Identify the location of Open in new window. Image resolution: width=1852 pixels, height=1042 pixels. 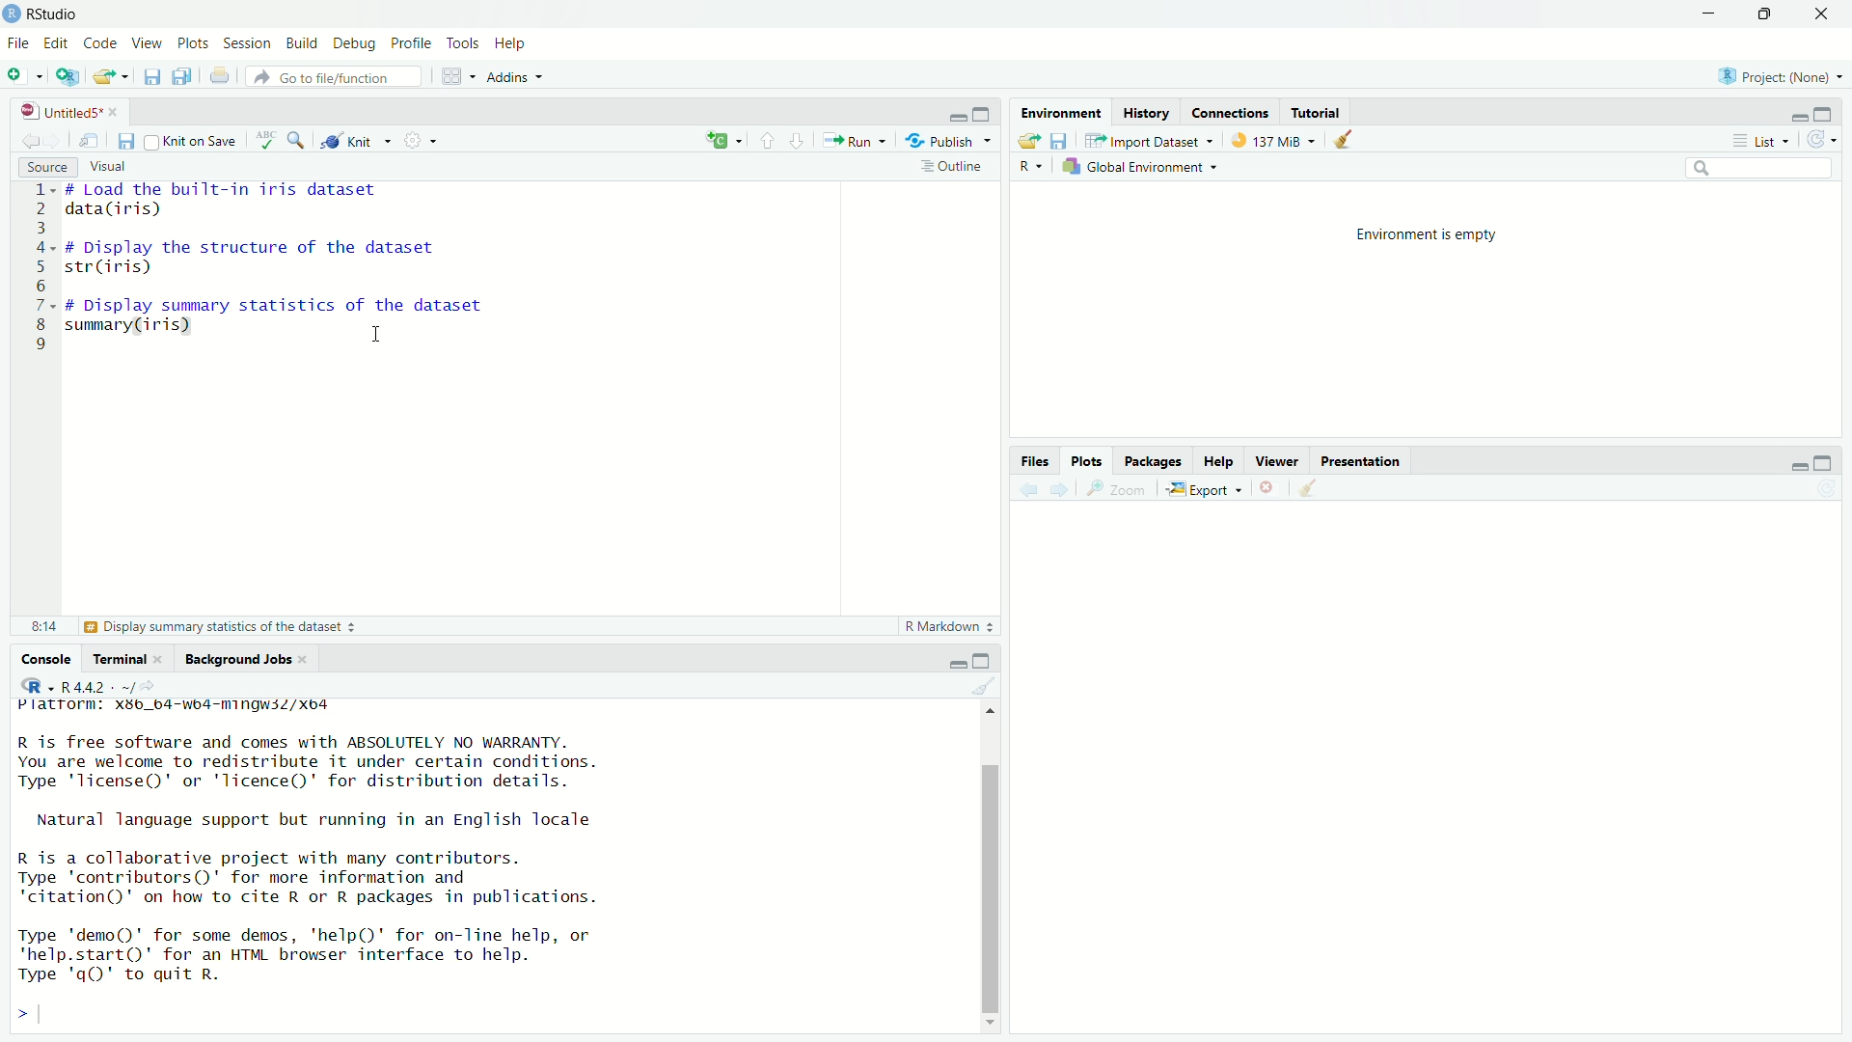
(90, 139).